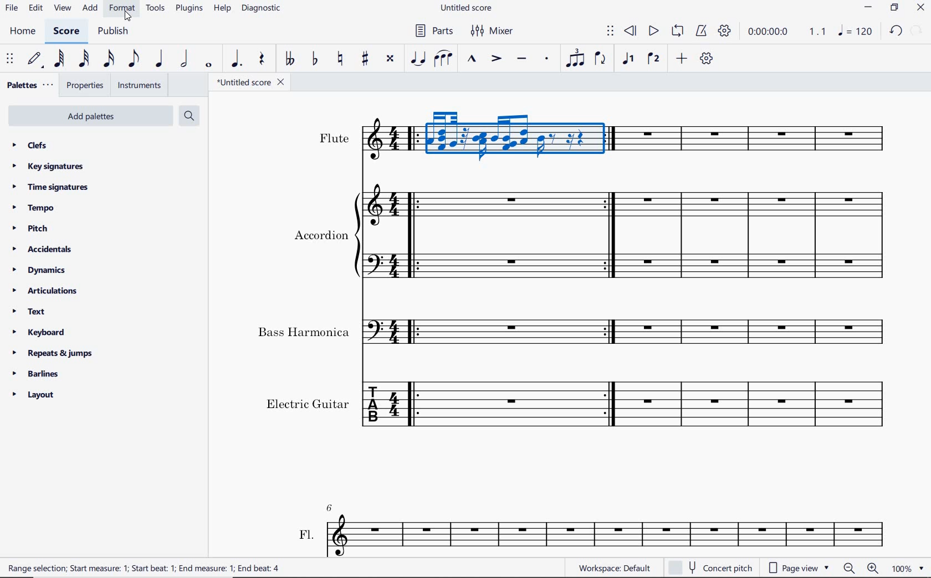  I want to click on ZOOM FACTOR, so click(908, 567).